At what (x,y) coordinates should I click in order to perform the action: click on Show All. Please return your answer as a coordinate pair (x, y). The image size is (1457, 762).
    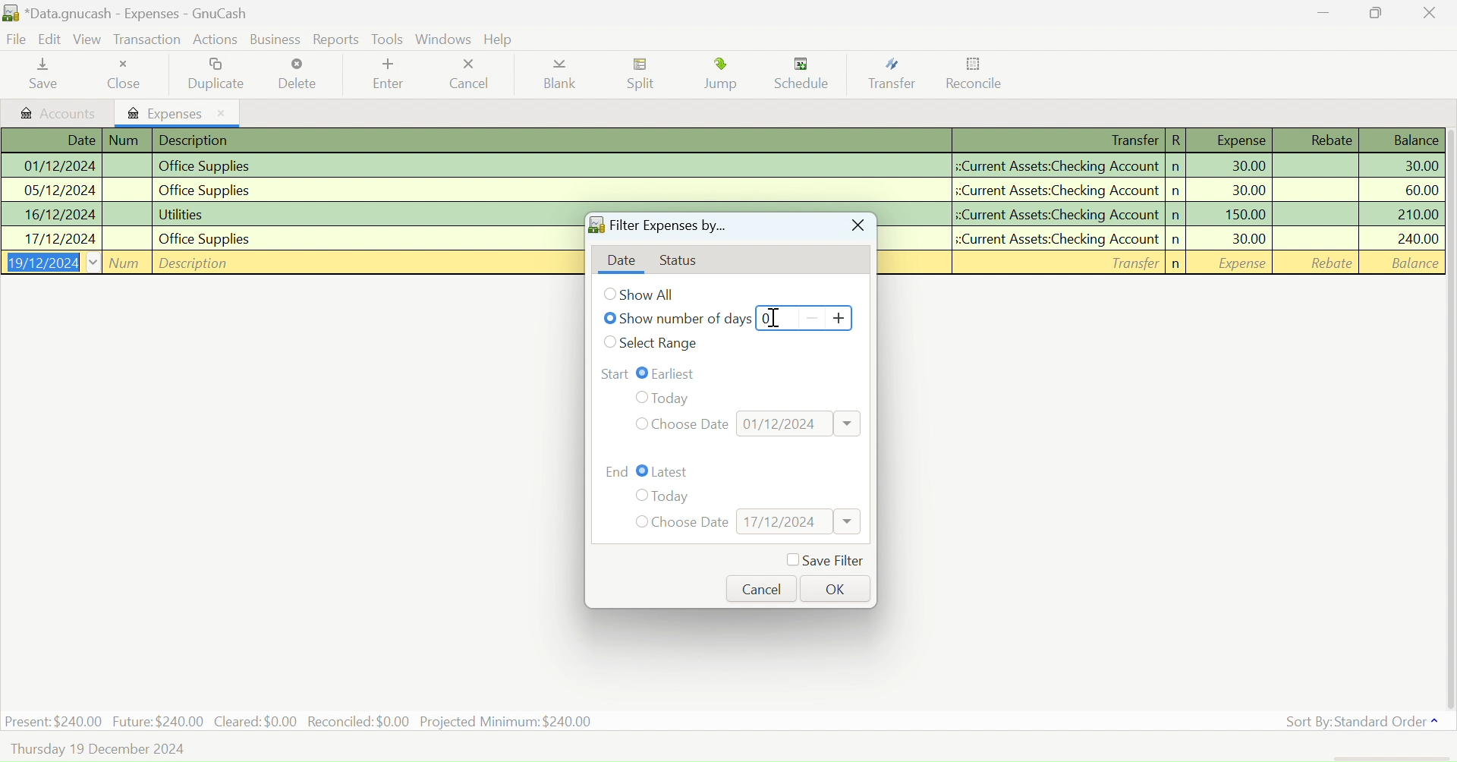
    Looking at the image, I should click on (652, 294).